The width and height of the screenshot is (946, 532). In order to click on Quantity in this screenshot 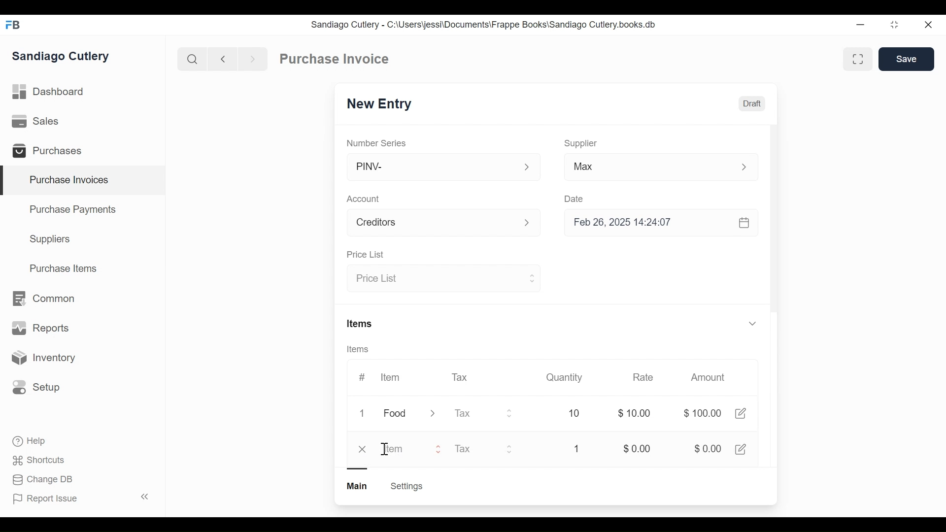, I will do `click(563, 377)`.